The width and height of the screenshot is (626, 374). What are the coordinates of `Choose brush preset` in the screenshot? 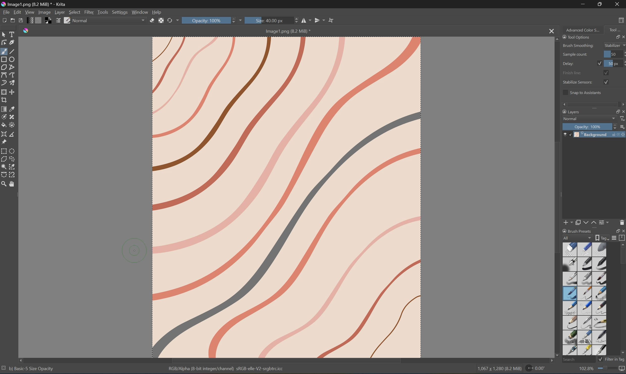 It's located at (67, 20).